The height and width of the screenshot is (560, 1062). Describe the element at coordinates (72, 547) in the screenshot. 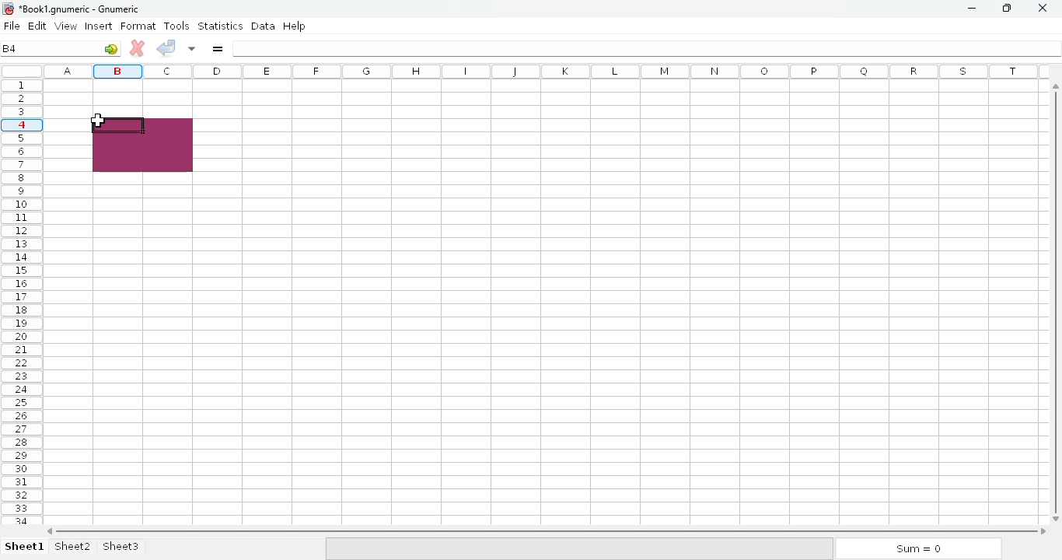

I see `sheet2` at that location.